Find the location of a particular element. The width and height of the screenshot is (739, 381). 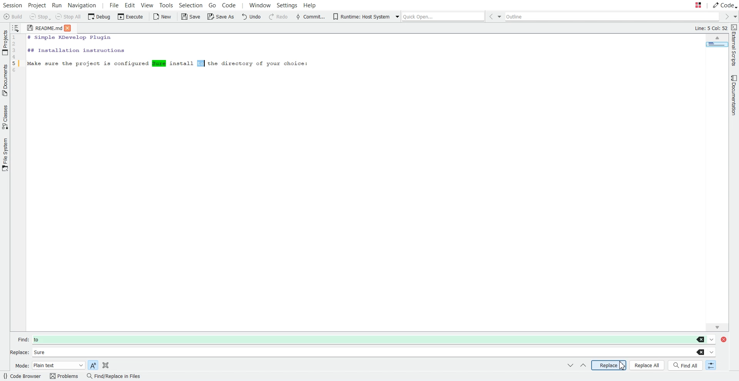

Replace All is located at coordinates (647, 365).